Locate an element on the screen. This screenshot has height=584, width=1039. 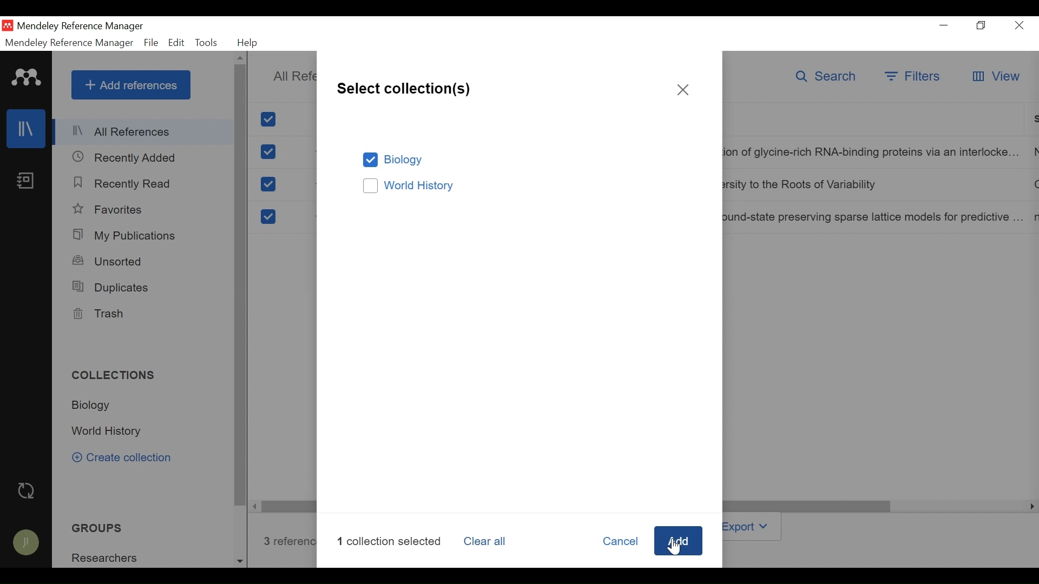
Add Reference is located at coordinates (130, 85).